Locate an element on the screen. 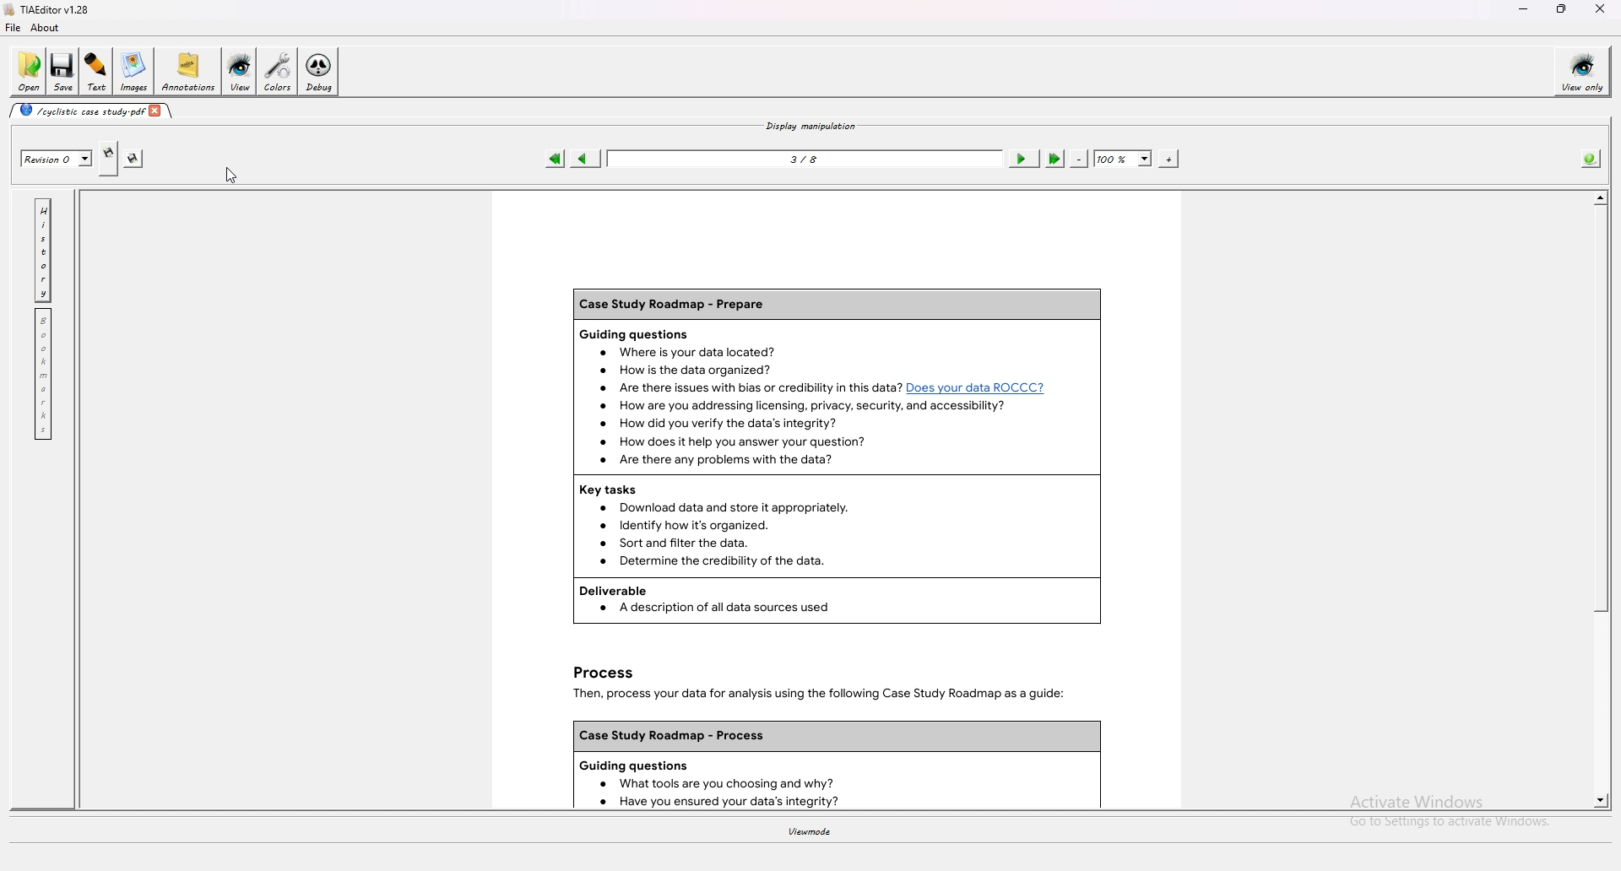 The height and width of the screenshot is (871, 1621). annotations is located at coordinates (187, 71).